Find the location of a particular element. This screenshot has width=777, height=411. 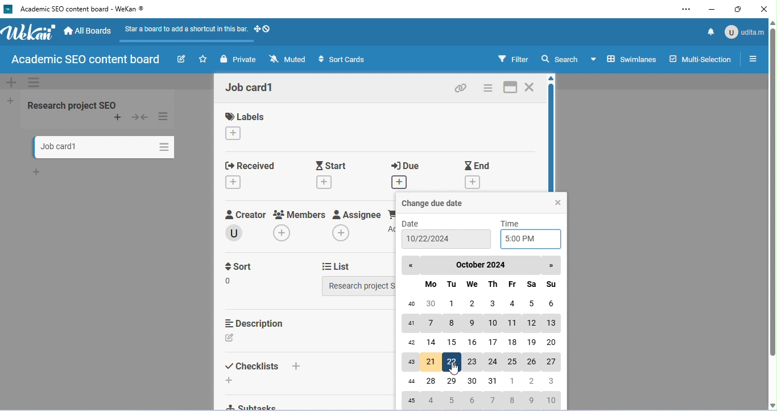

add card to top of list is located at coordinates (119, 118).